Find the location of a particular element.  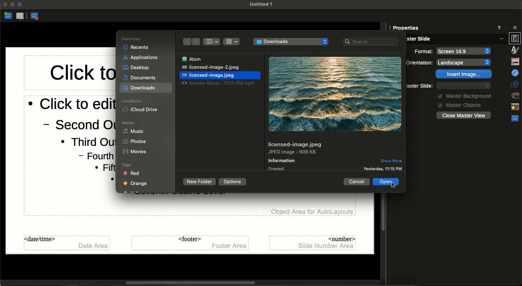

Close master view is located at coordinates (463, 115).